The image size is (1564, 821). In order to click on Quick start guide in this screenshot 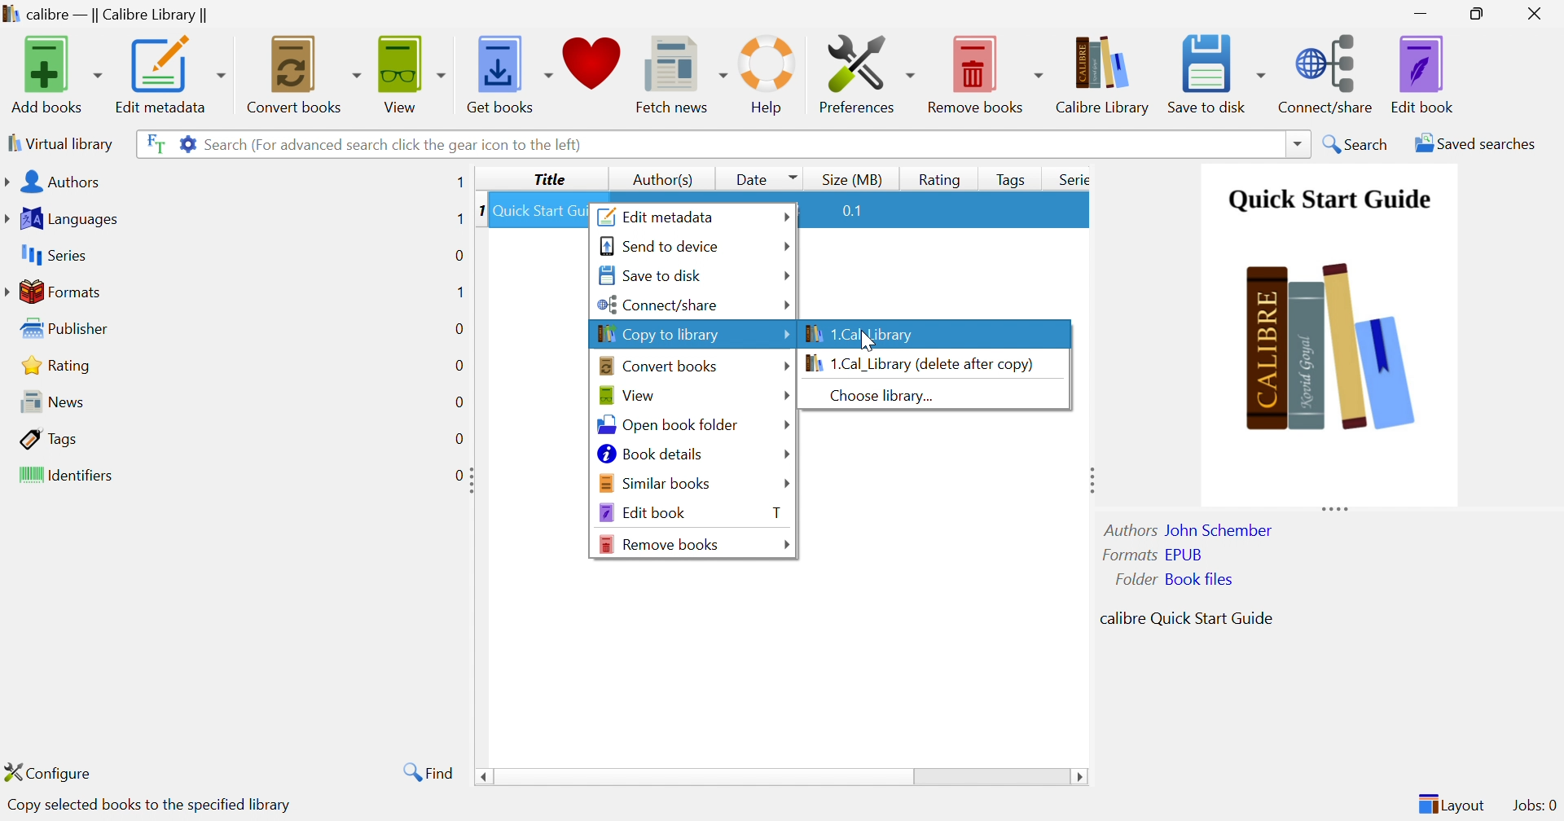, I will do `click(1329, 200)`.